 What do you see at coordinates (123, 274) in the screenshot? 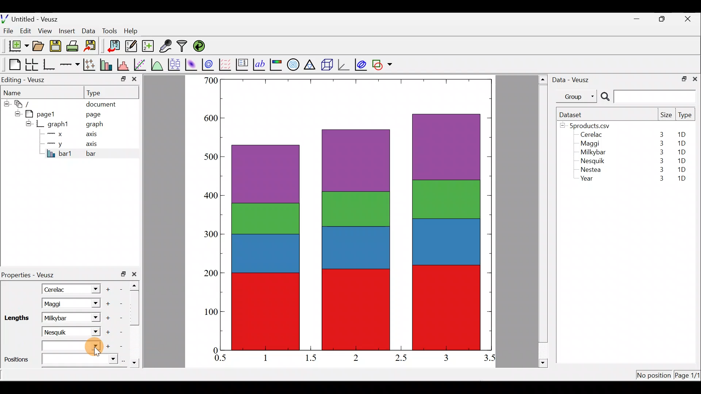
I see `restore down` at bounding box center [123, 274].